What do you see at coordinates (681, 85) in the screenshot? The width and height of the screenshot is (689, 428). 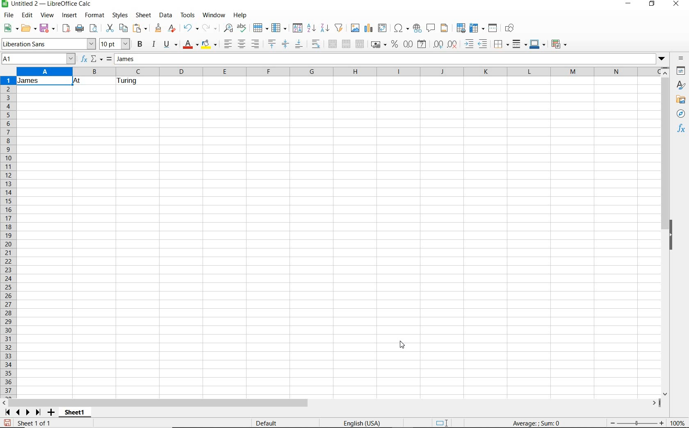 I see `styles` at bounding box center [681, 85].